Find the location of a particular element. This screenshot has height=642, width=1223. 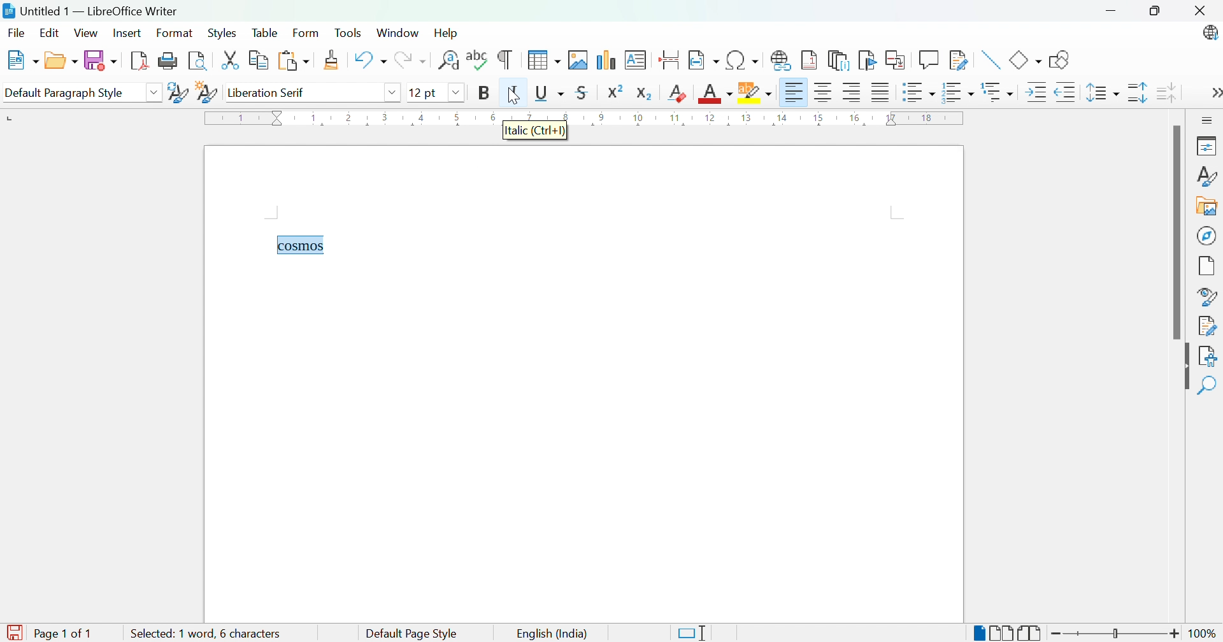

Insert hyperlink is located at coordinates (780, 62).